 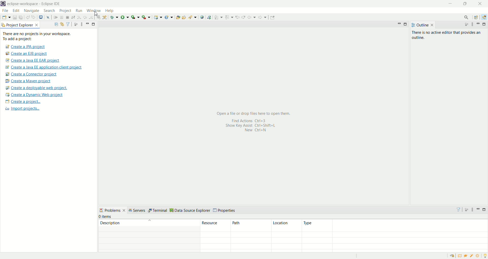 I want to click on project, so click(x=65, y=11).